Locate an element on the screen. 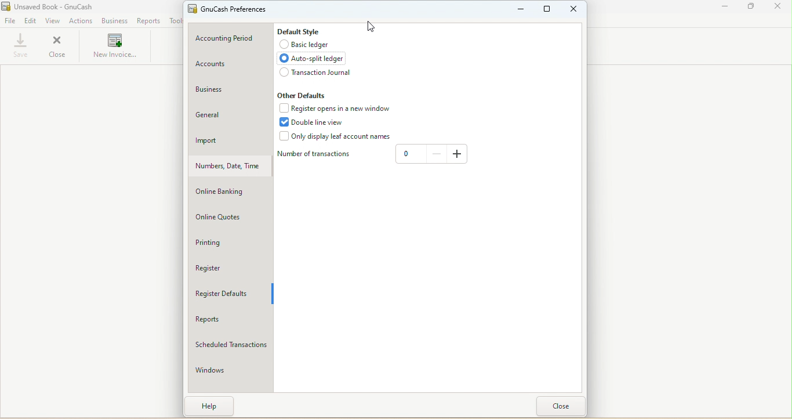 This screenshot has width=792, height=419. New invoices is located at coordinates (114, 48).